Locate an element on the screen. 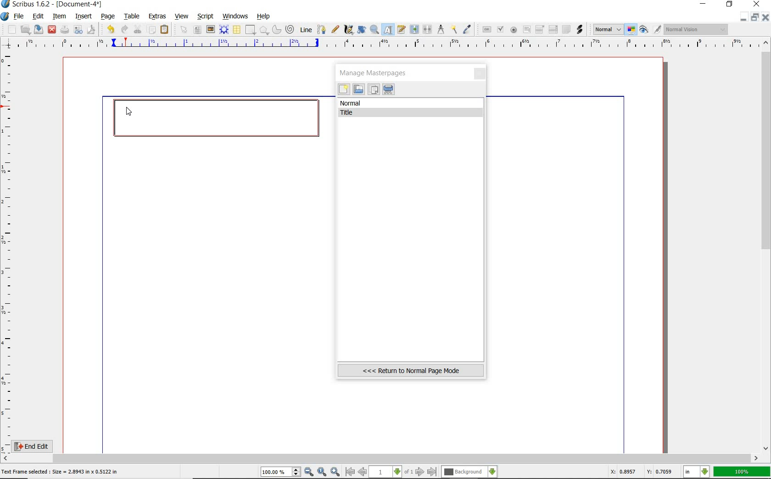 This screenshot has height=479, width=771. pdf list box is located at coordinates (553, 30).